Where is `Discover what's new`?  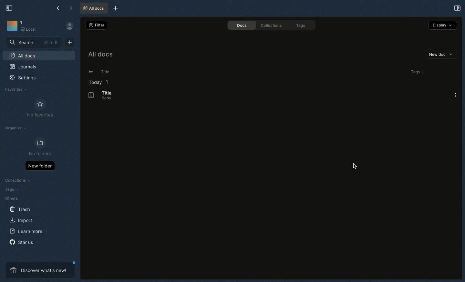
Discover what's new is located at coordinates (40, 270).